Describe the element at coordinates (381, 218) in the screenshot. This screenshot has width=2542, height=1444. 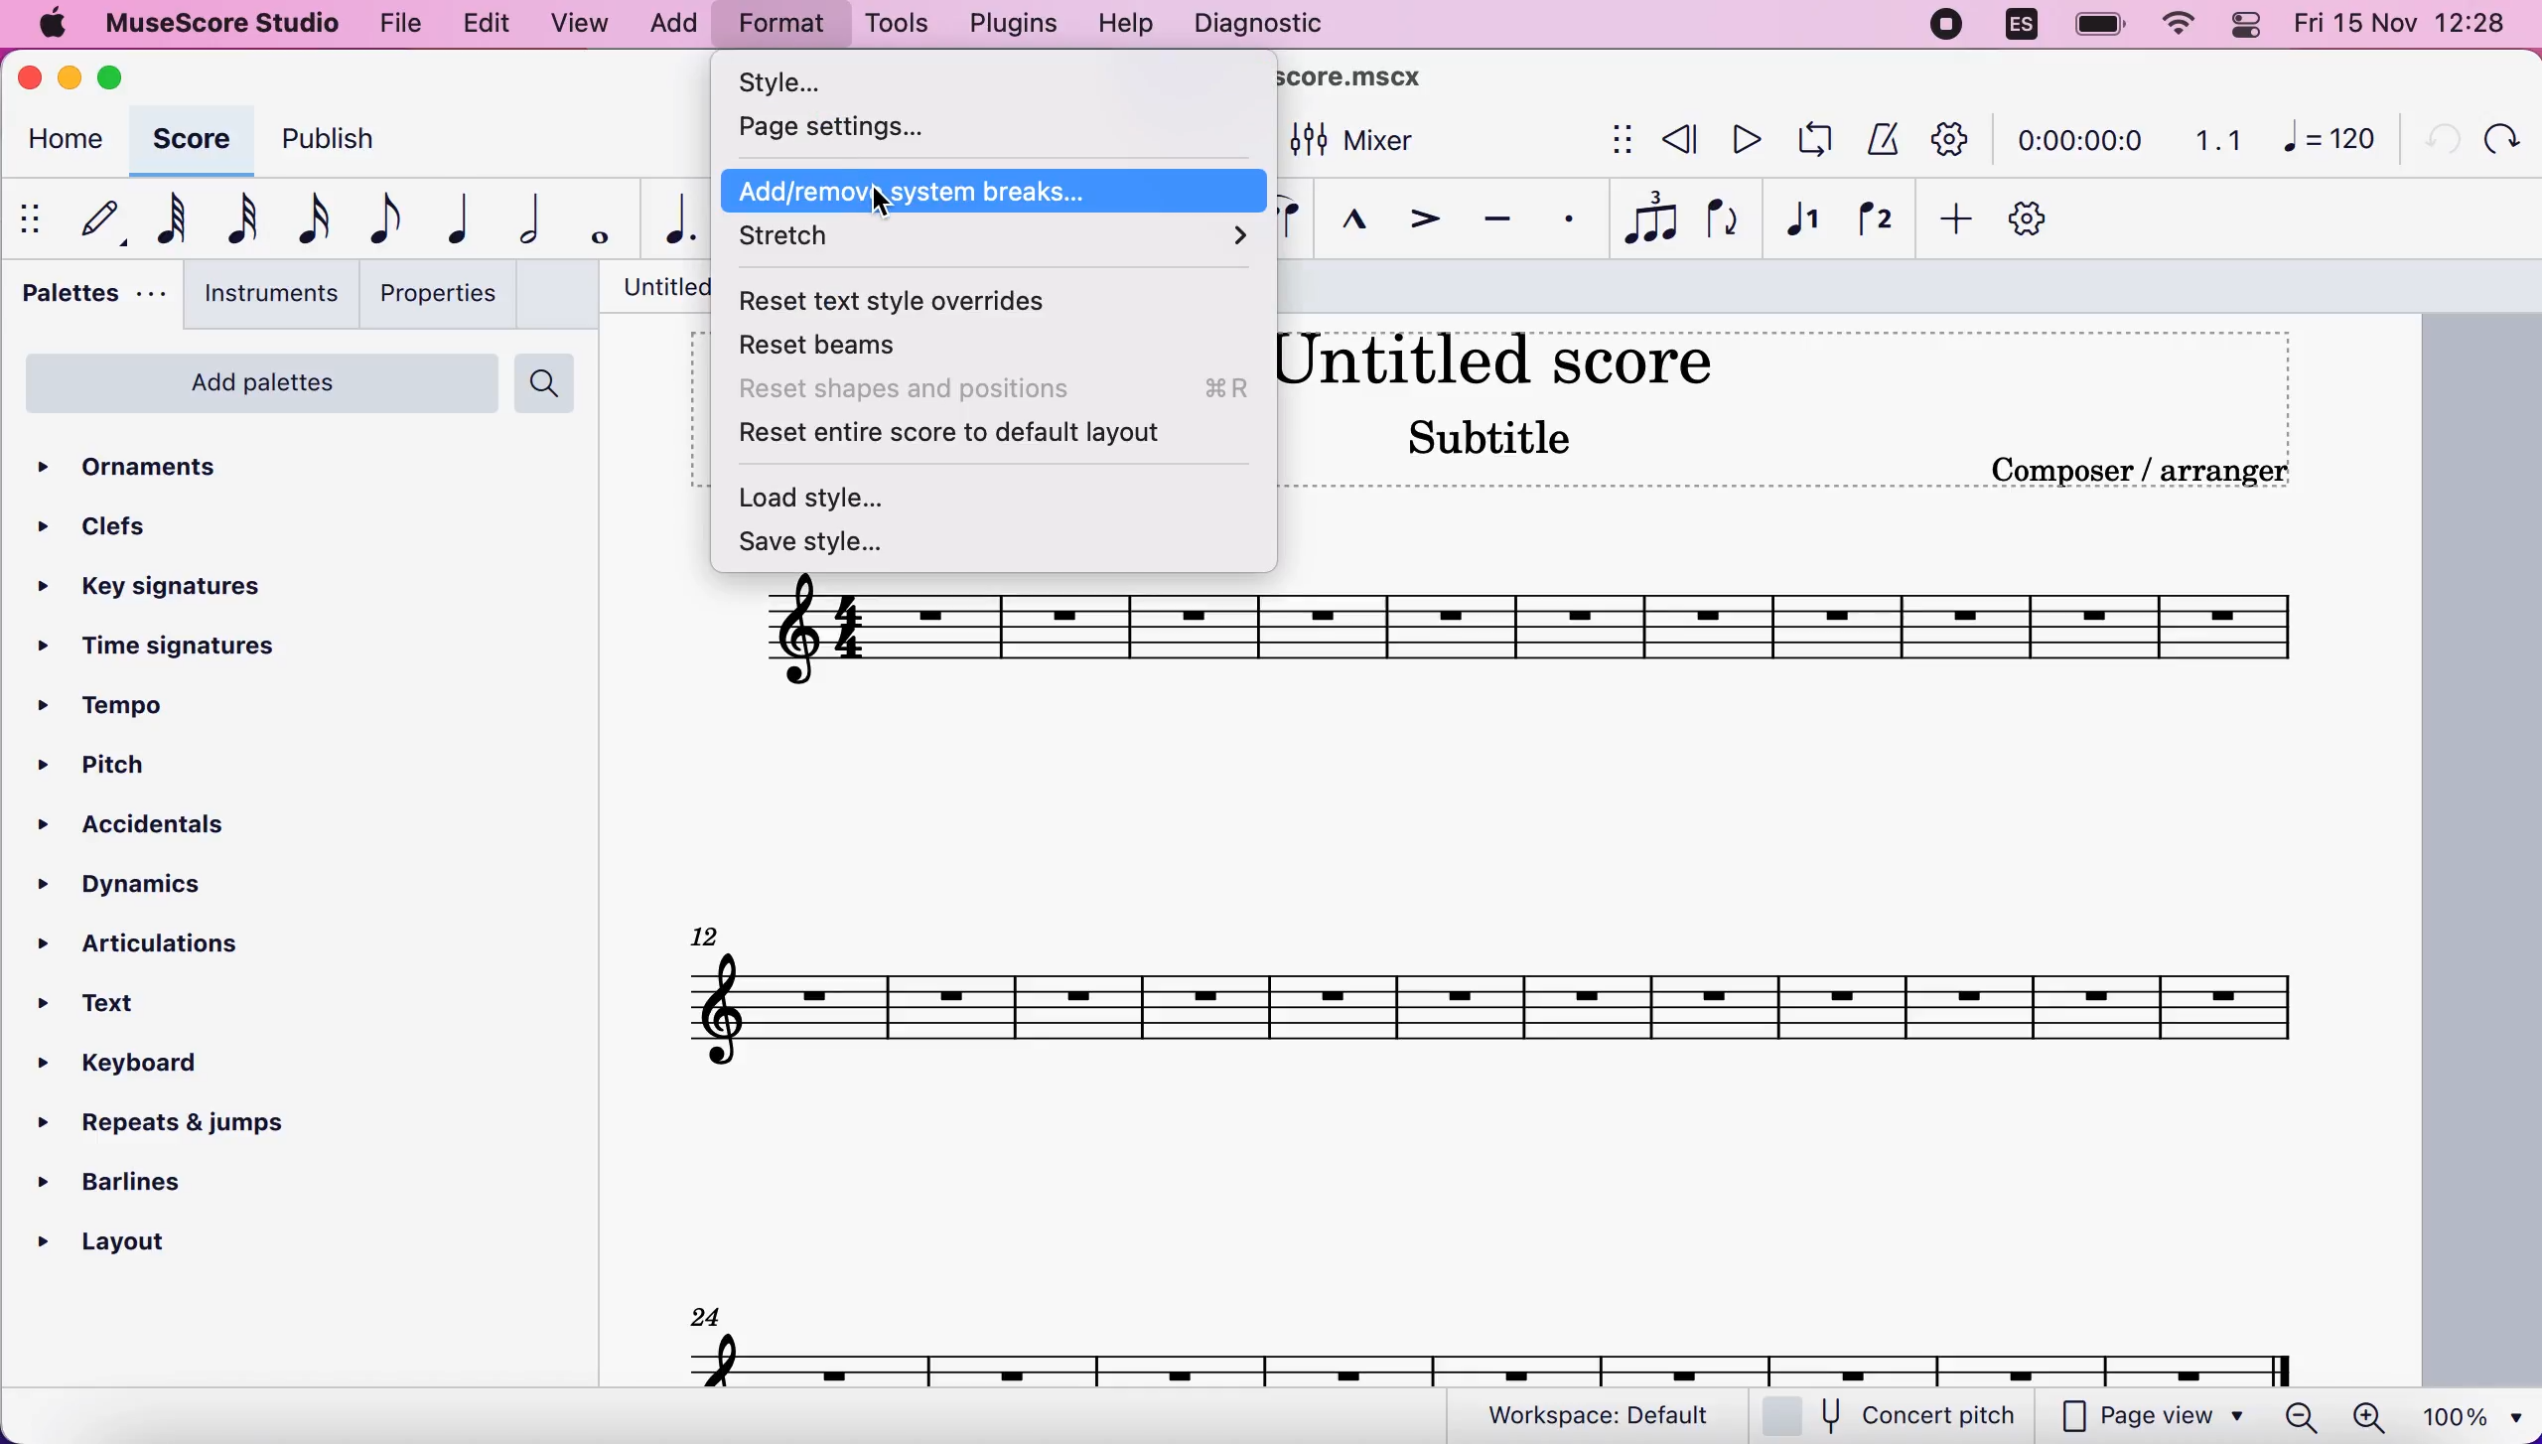
I see `eight note` at that location.